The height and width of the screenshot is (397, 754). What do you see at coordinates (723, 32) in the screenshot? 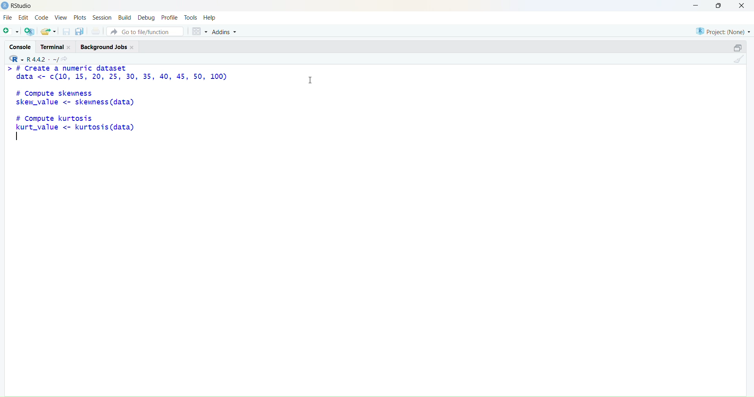
I see `Project (None)` at bounding box center [723, 32].